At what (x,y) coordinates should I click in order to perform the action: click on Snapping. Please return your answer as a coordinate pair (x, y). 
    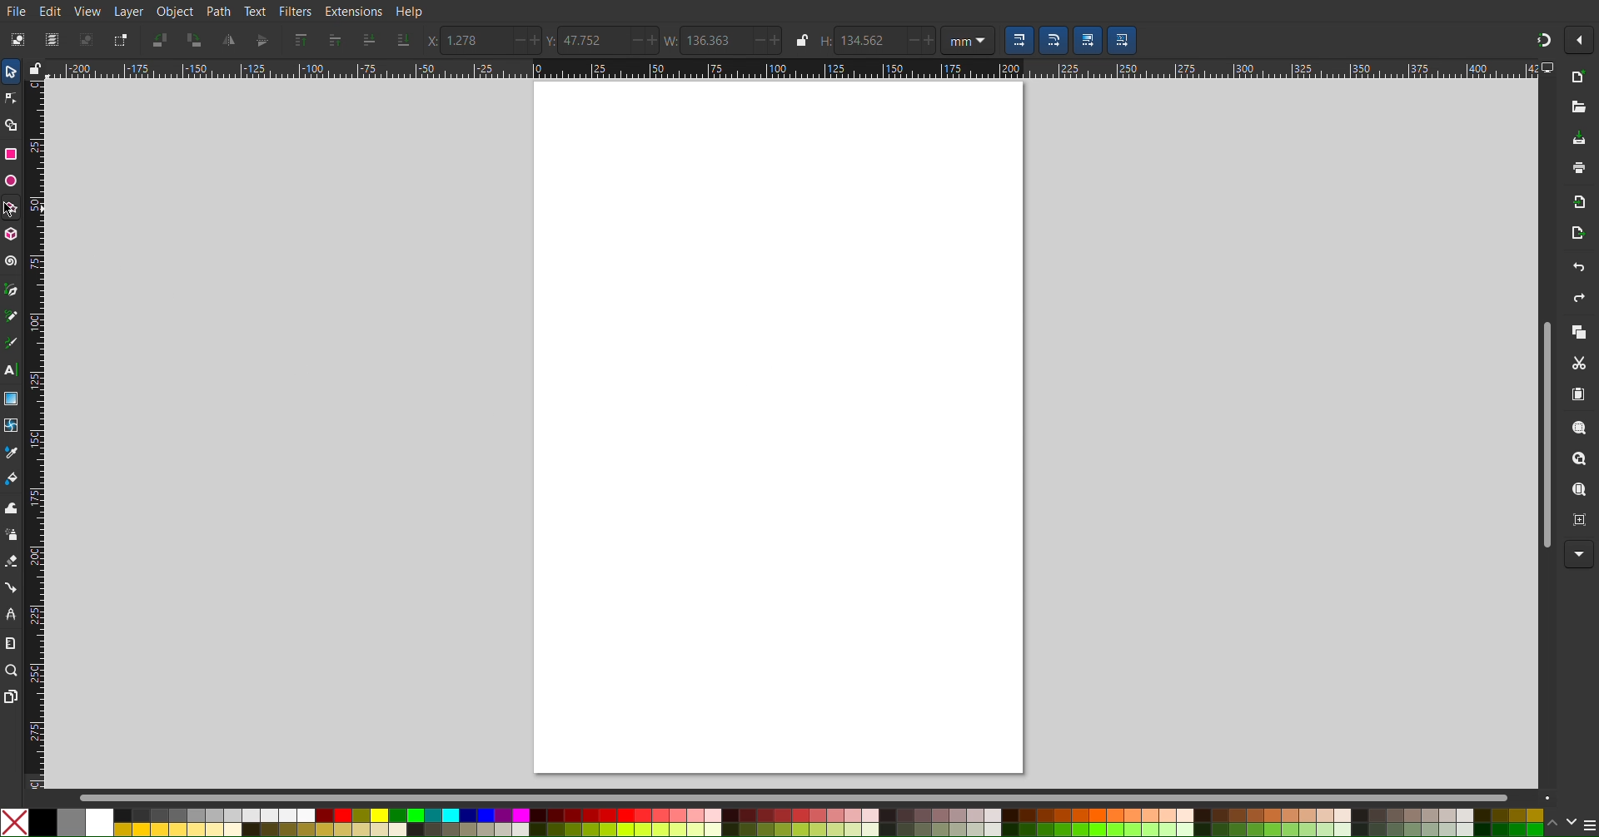
    Looking at the image, I should click on (1542, 39).